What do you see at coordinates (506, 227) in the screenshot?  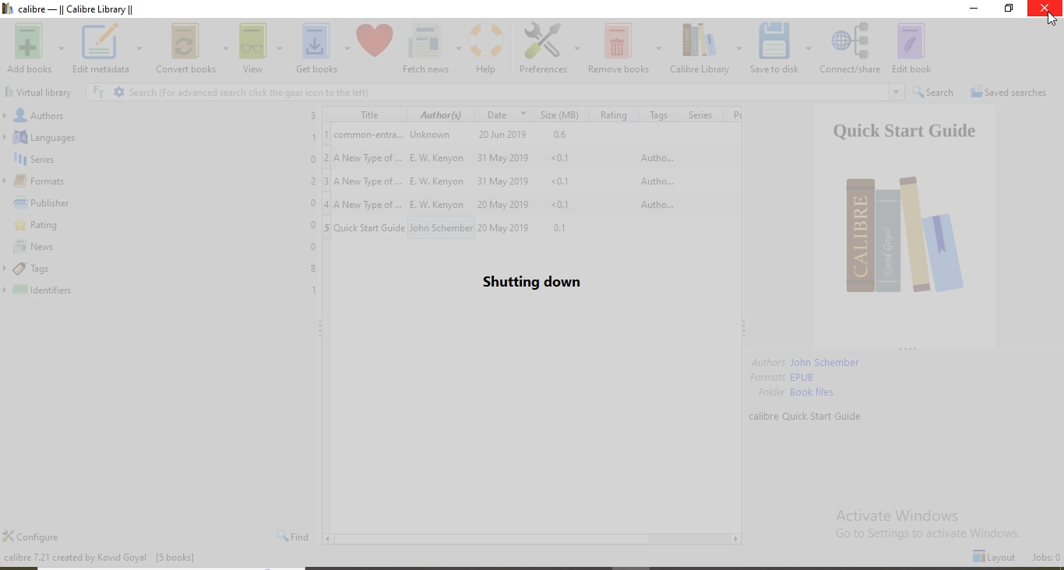 I see `20 May 2019` at bounding box center [506, 227].